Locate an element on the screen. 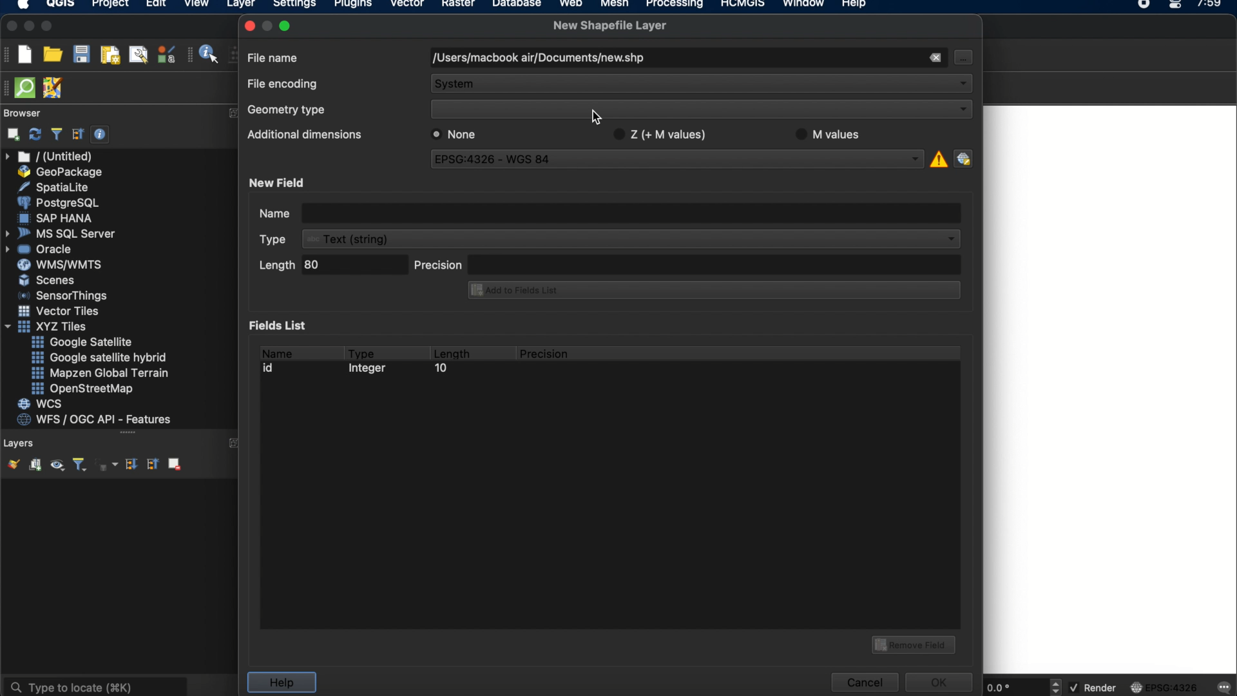 This screenshot has height=696, width=1237. cursor is located at coordinates (962, 57).